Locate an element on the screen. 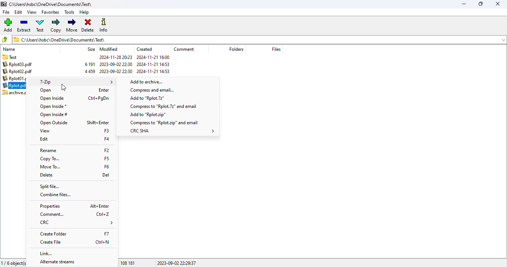 The height and width of the screenshot is (267, 507). compress to .zip file and email is located at coordinates (164, 122).